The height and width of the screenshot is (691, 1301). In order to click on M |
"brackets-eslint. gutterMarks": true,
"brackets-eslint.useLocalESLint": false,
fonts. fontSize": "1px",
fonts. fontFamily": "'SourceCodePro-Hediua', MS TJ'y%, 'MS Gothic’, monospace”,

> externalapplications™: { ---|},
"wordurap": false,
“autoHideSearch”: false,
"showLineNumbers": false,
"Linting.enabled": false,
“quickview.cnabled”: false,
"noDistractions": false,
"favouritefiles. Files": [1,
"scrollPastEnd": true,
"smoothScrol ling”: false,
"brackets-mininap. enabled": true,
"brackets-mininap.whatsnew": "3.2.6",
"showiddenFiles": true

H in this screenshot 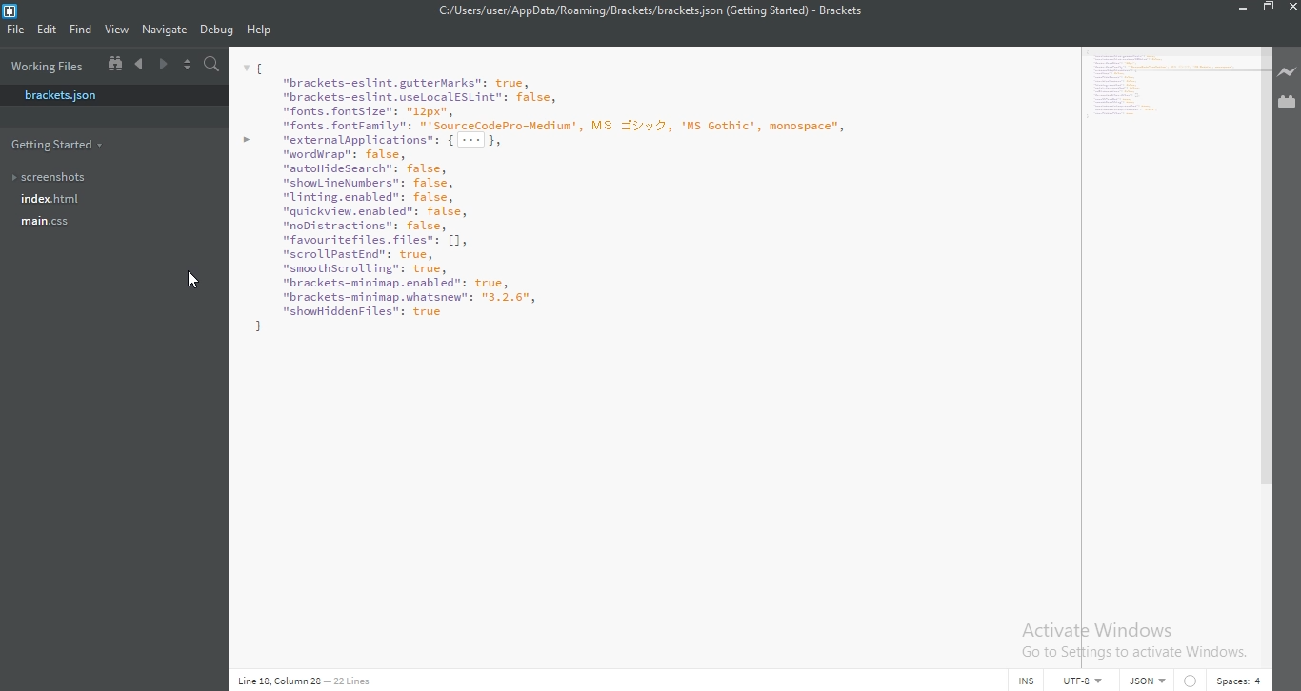, I will do `click(650, 192)`.